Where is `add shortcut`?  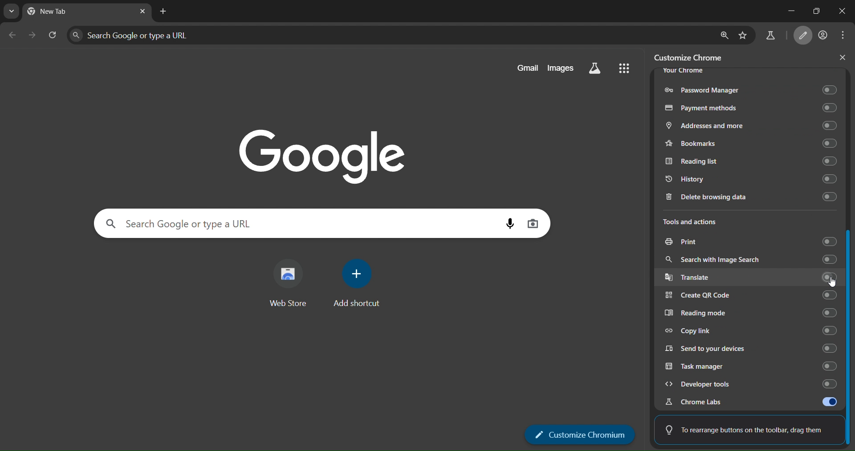 add shortcut is located at coordinates (361, 286).